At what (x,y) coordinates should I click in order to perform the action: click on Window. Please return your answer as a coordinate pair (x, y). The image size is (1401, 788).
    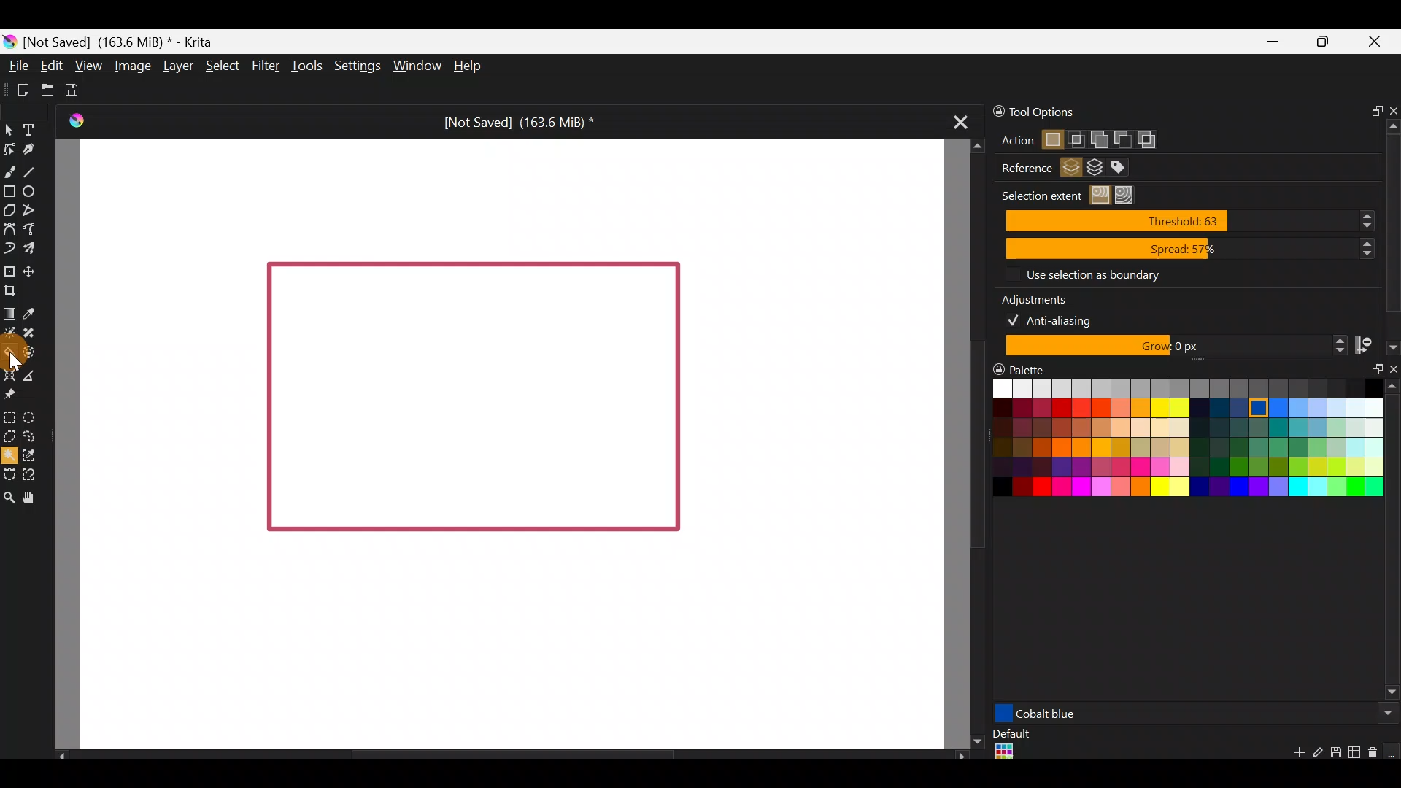
    Looking at the image, I should click on (415, 65).